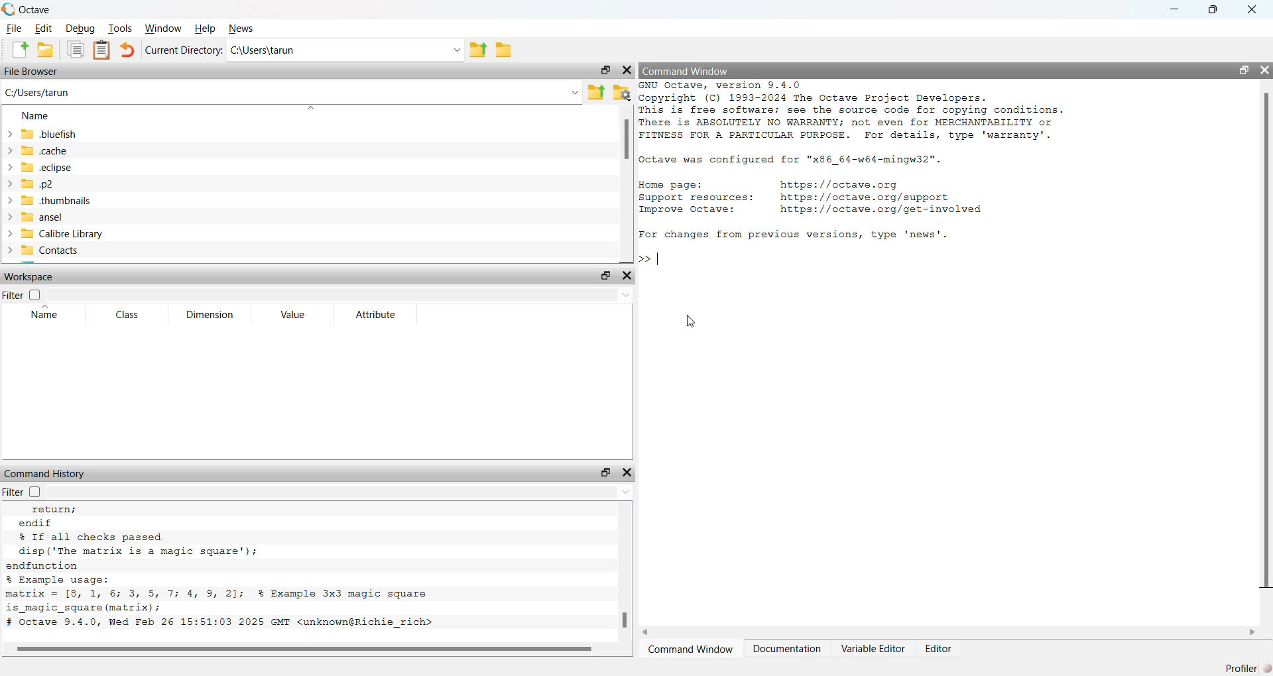 The height and width of the screenshot is (676, 1273). I want to click on Variable Editor, so click(874, 648).